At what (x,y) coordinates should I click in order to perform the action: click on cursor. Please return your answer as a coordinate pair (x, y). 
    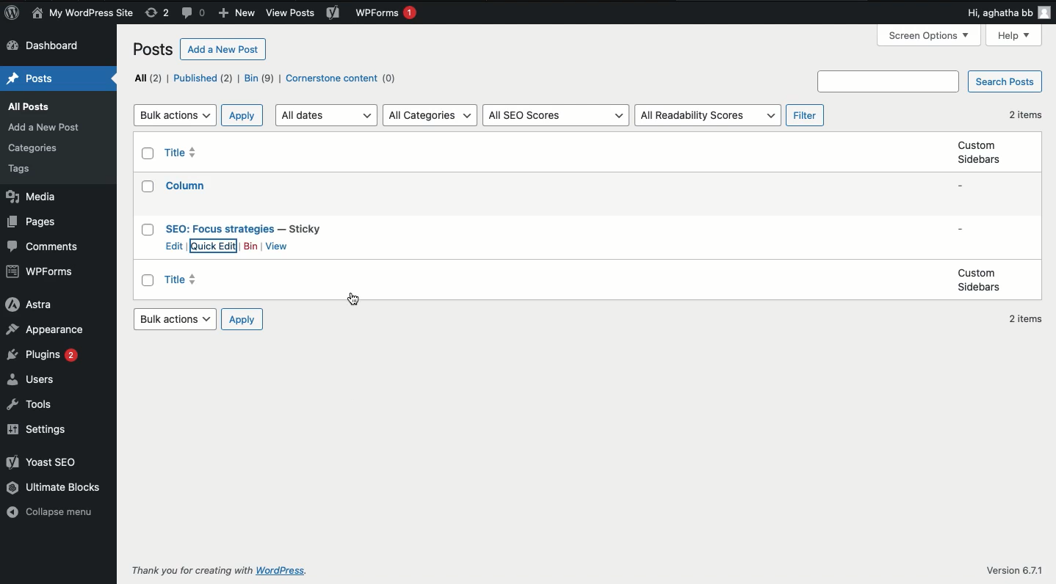
    Looking at the image, I should click on (354, 298).